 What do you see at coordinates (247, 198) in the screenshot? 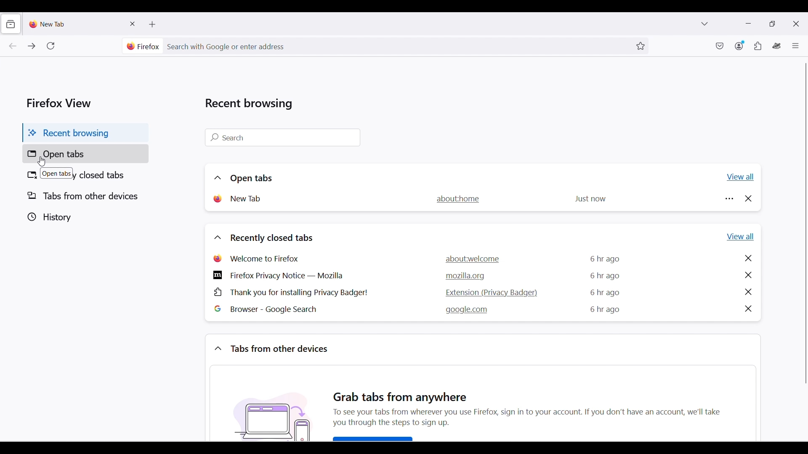
I see `Name of tab` at bounding box center [247, 198].